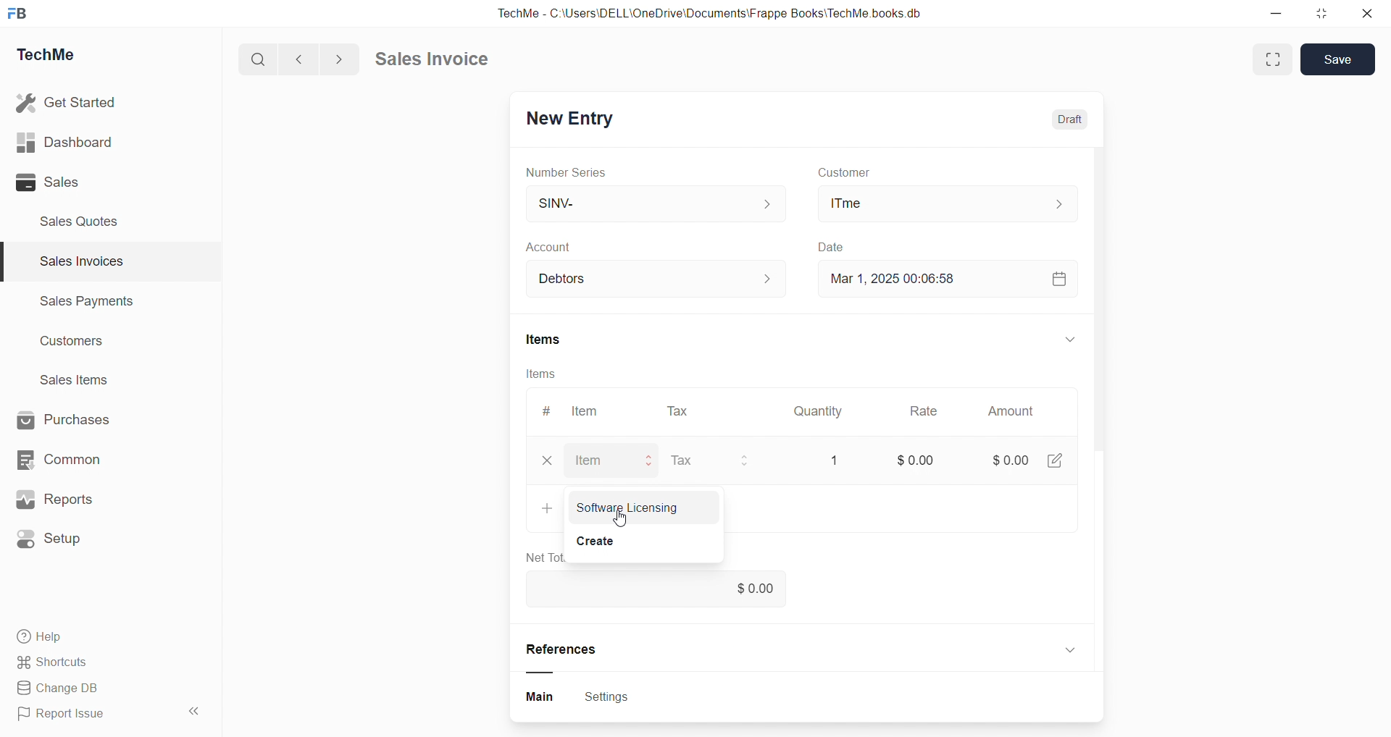 Image resolution: width=1391 pixels, height=737 pixels. Describe the element at coordinates (580, 410) in the screenshot. I see `# Item` at that location.